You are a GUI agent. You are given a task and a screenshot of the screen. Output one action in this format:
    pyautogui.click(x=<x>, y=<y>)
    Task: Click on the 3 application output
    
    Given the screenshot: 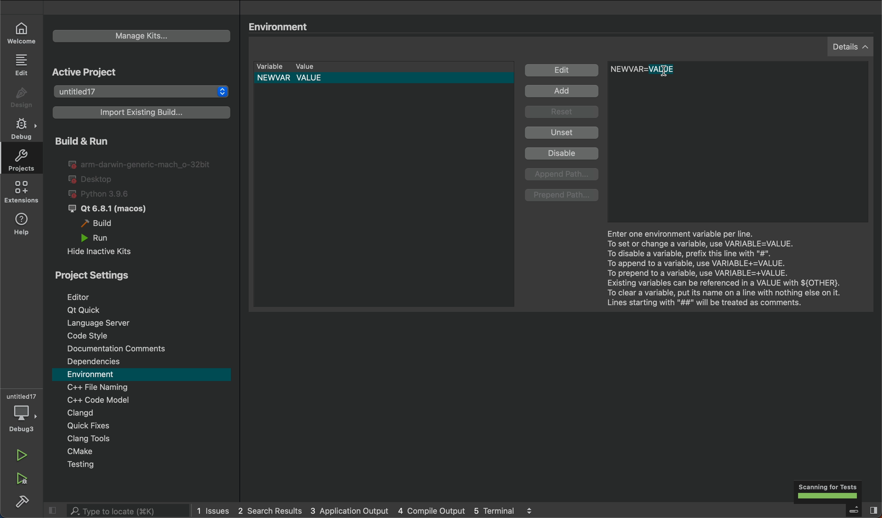 What is the action you would take?
    pyautogui.click(x=349, y=510)
    